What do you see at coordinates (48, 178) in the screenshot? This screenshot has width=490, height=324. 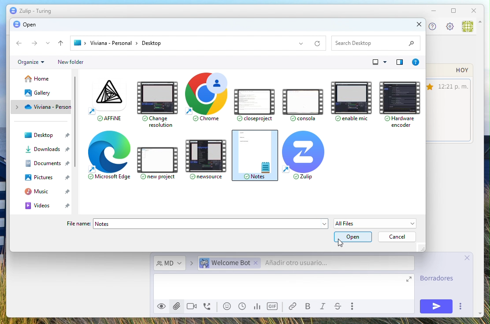 I see `Pictures` at bounding box center [48, 178].